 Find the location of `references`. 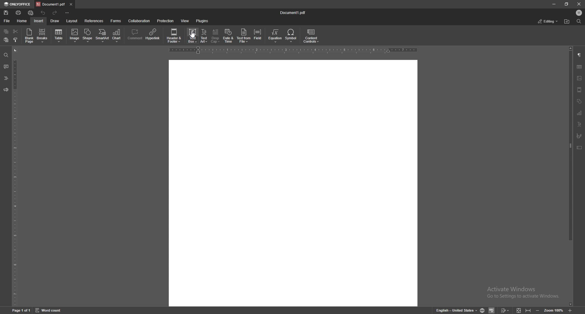

references is located at coordinates (94, 21).